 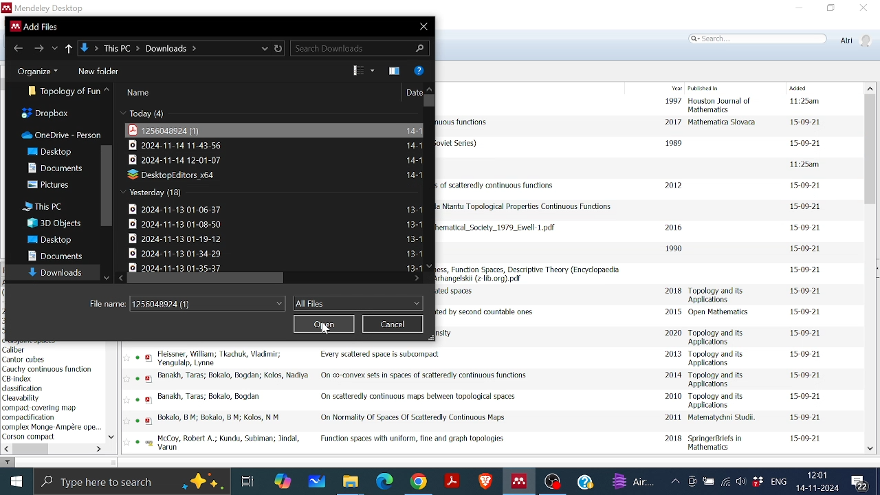 I want to click on Files, so click(x=351, y=481).